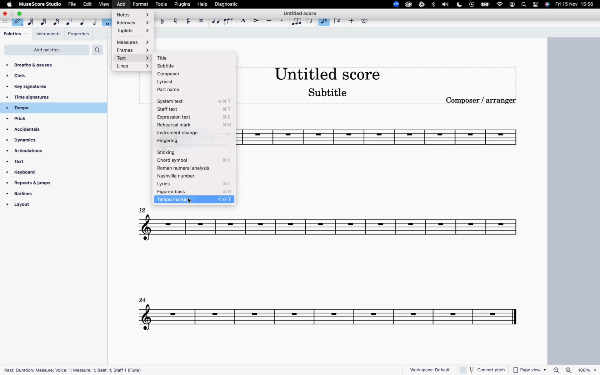 The image size is (600, 375). Describe the element at coordinates (196, 109) in the screenshot. I see `staff text` at that location.